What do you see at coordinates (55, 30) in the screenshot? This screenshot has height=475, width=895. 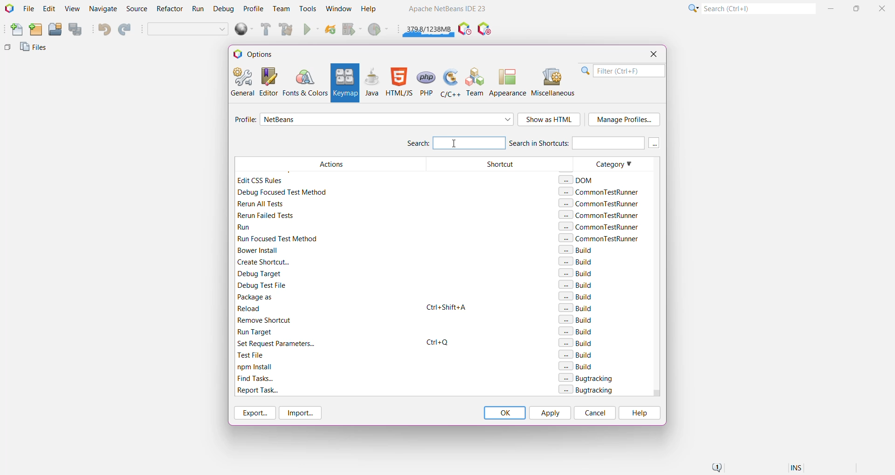 I see `Open Project` at bounding box center [55, 30].